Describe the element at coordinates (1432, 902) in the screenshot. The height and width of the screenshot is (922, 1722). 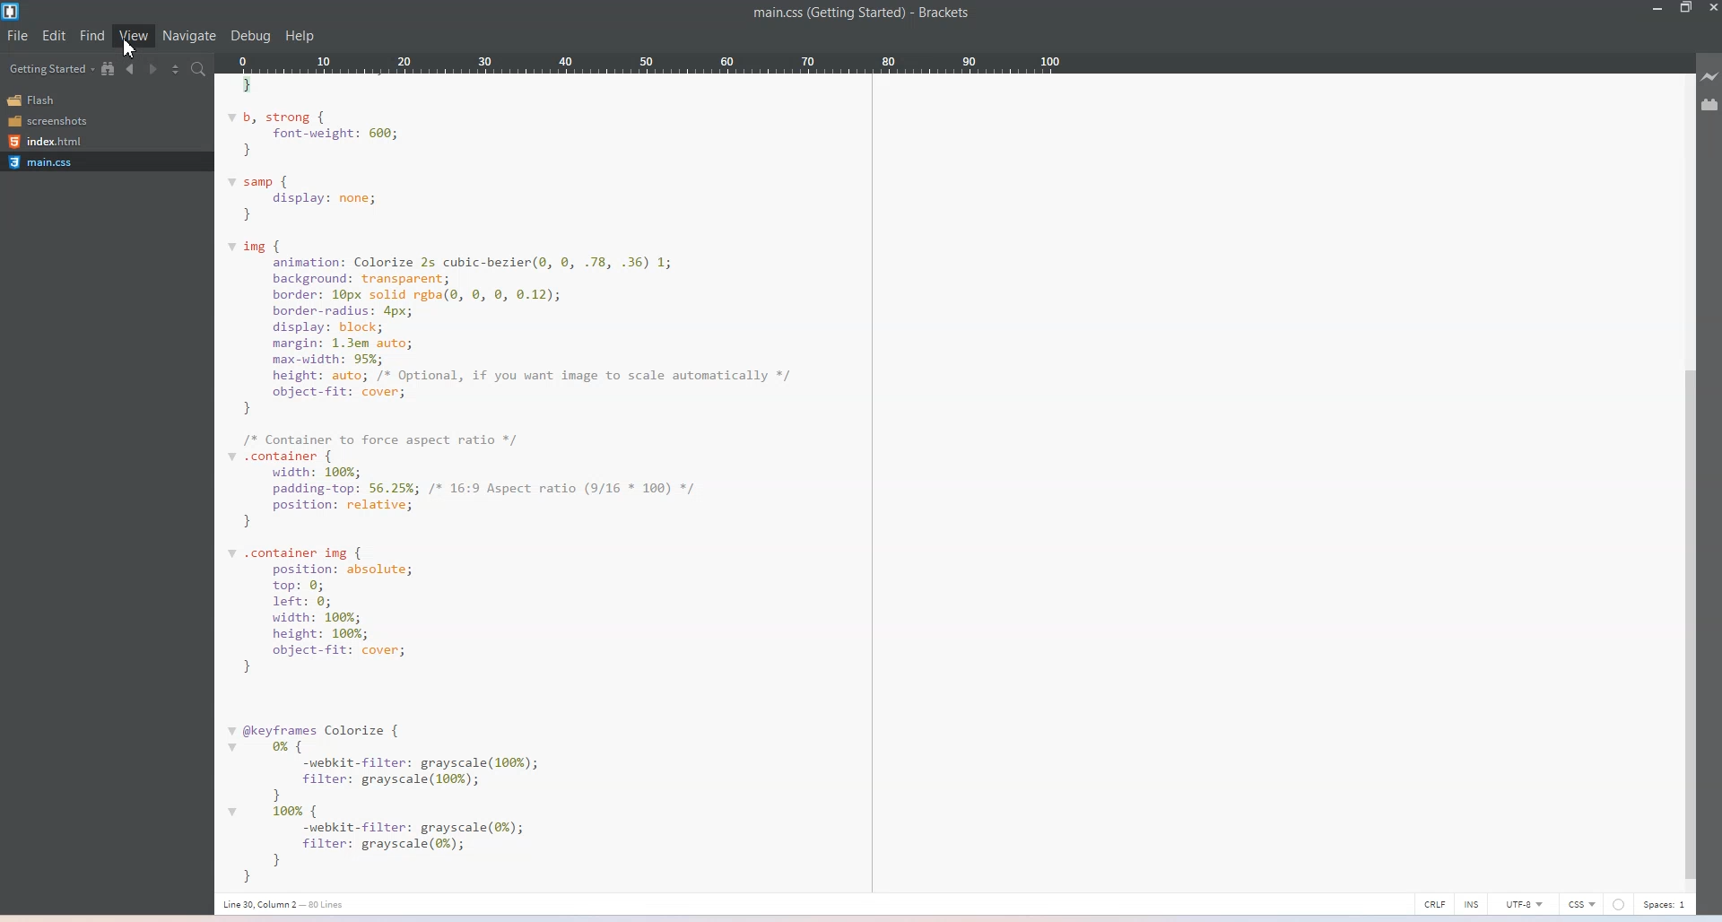
I see `CRLF` at that location.